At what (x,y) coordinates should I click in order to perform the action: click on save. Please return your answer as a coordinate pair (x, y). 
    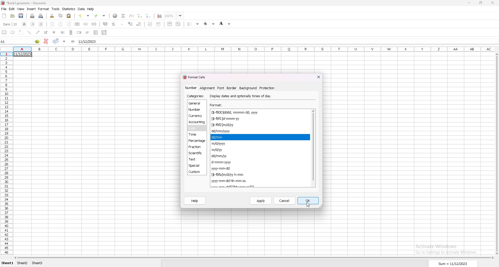
    Looking at the image, I should click on (21, 16).